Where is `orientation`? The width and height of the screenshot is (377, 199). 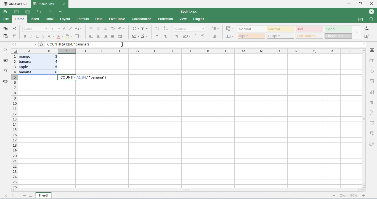
orientation is located at coordinates (122, 29).